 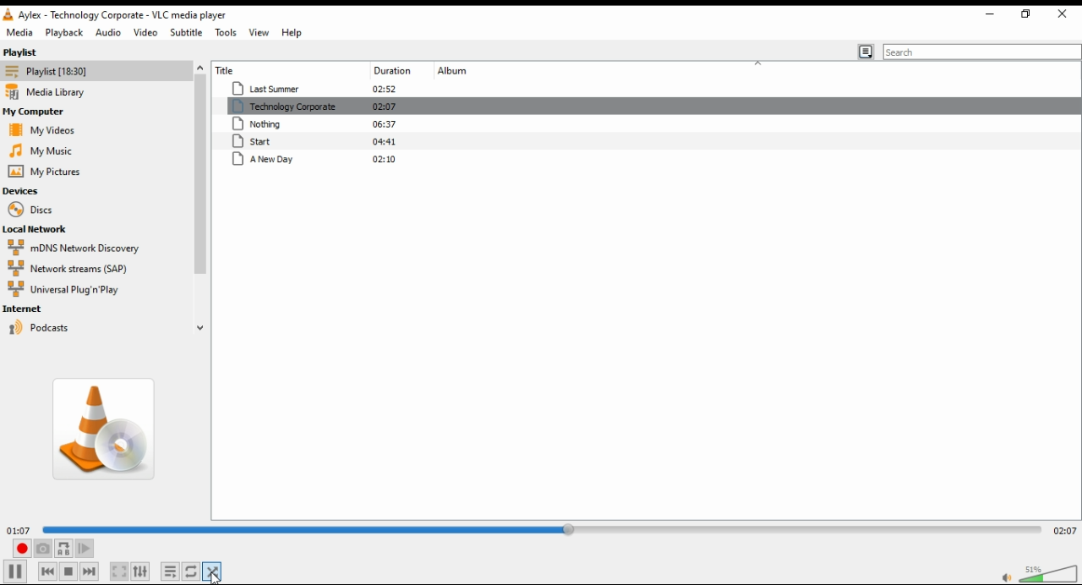 What do you see at coordinates (22, 549) in the screenshot?
I see `record` at bounding box center [22, 549].